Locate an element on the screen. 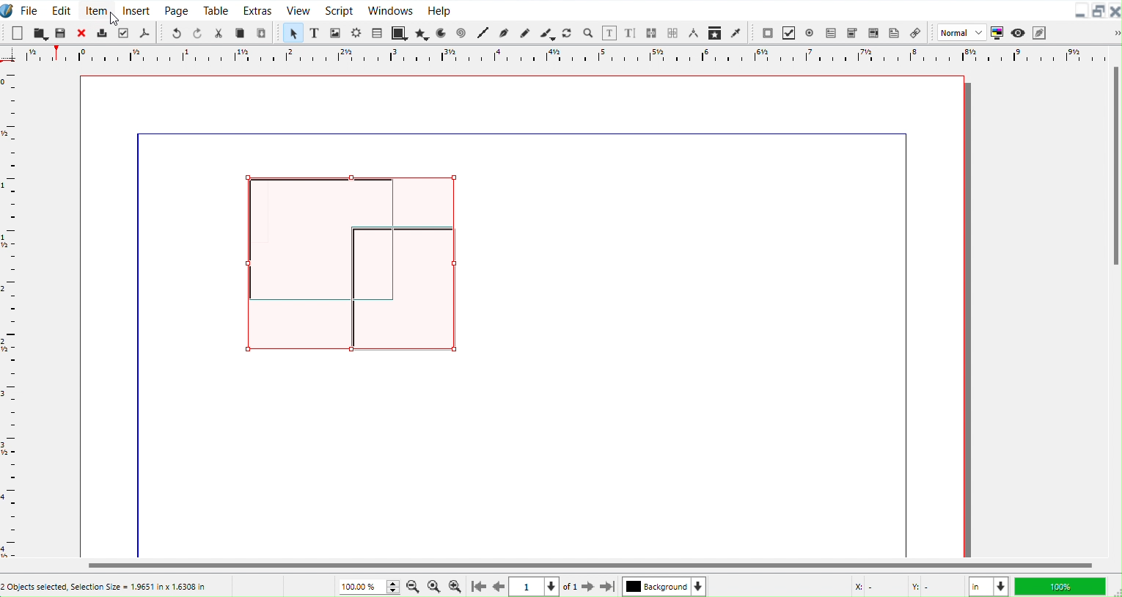  Preview mode is located at coordinates (1017, 32).